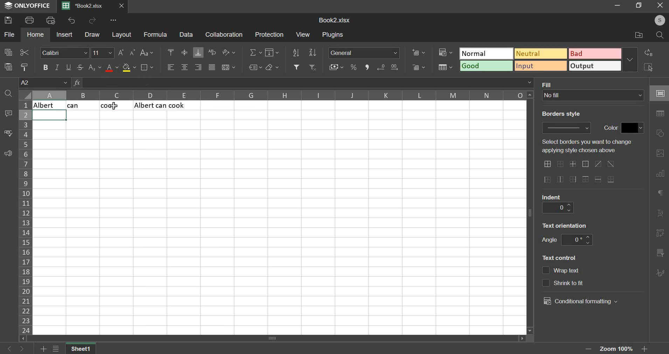 The height and width of the screenshot is (354, 669). What do you see at coordinates (186, 35) in the screenshot?
I see `data` at bounding box center [186, 35].